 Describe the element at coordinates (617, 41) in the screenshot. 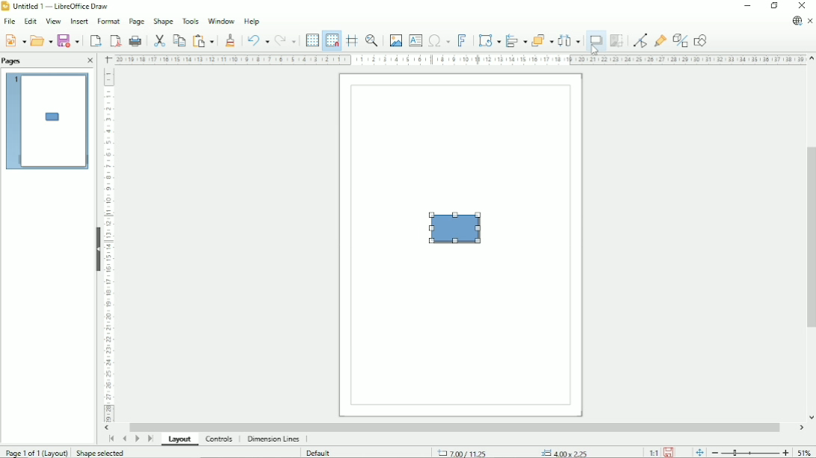

I see `Crop image` at that location.